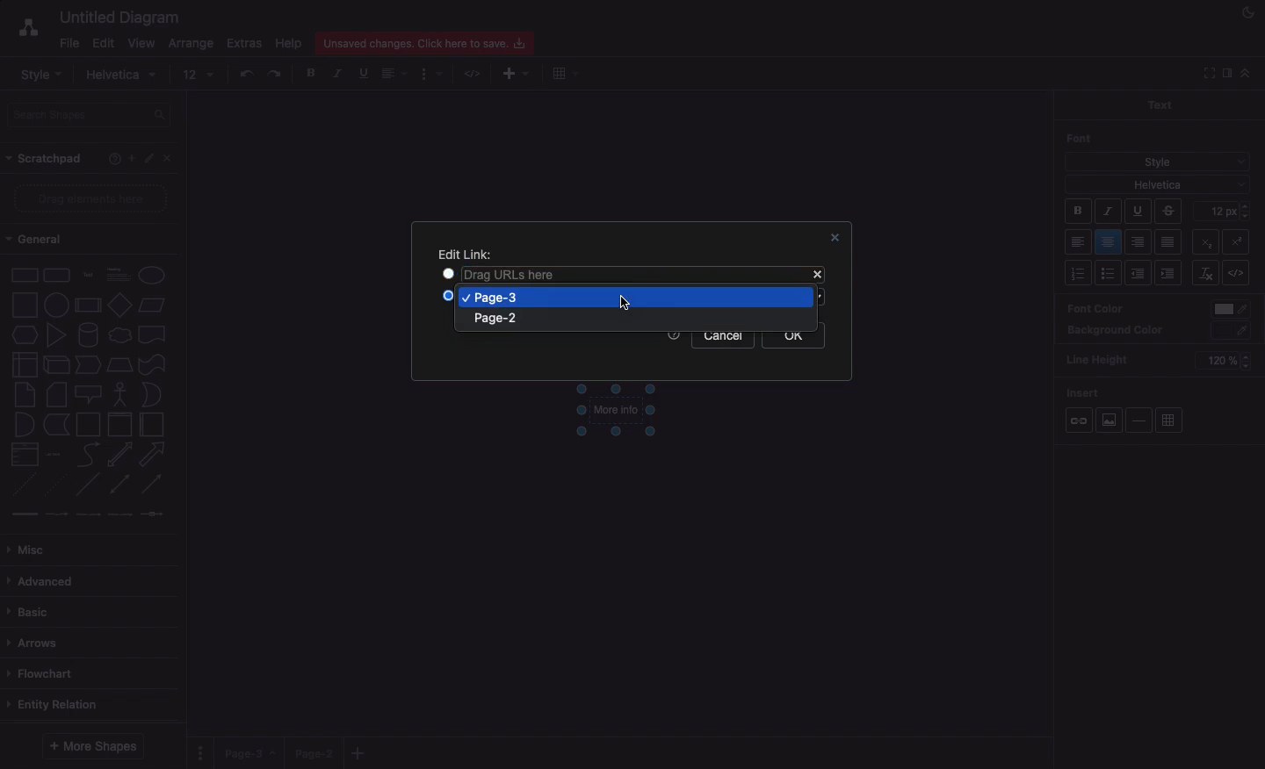 The height and width of the screenshot is (769, 1265). Describe the element at coordinates (90, 115) in the screenshot. I see `Search shapes` at that location.